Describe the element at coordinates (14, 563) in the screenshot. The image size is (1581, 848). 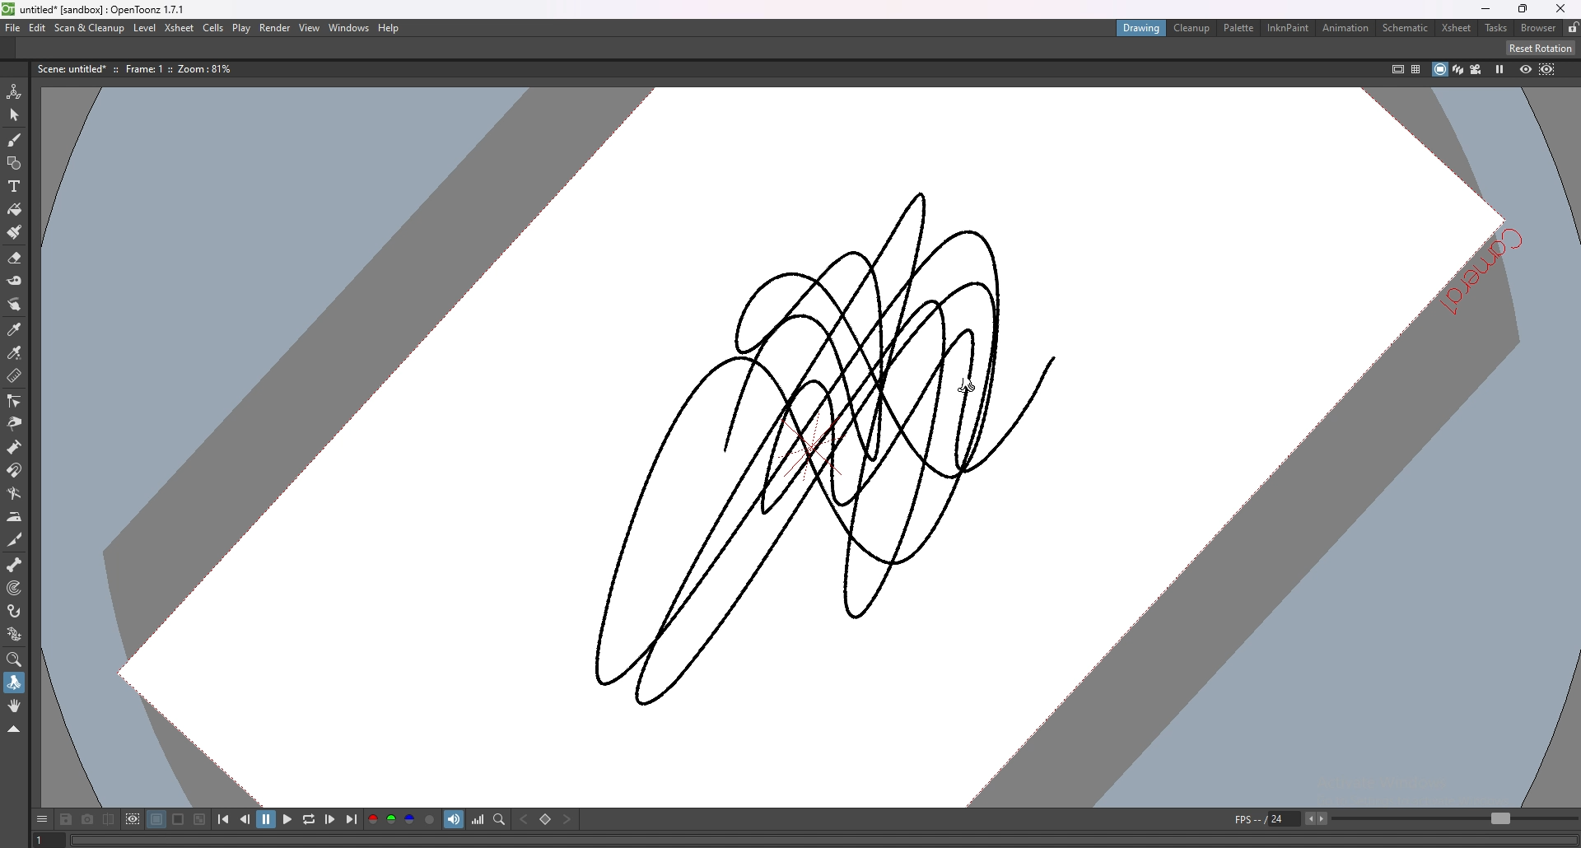
I see `skeleton` at that location.